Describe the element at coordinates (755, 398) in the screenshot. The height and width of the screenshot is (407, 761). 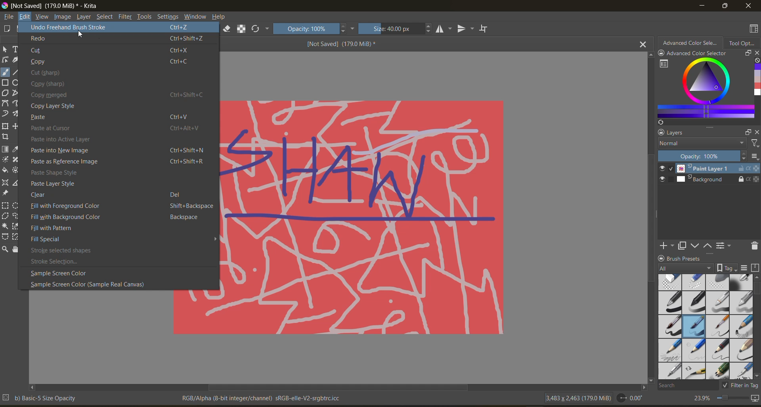
I see `map canvas` at that location.